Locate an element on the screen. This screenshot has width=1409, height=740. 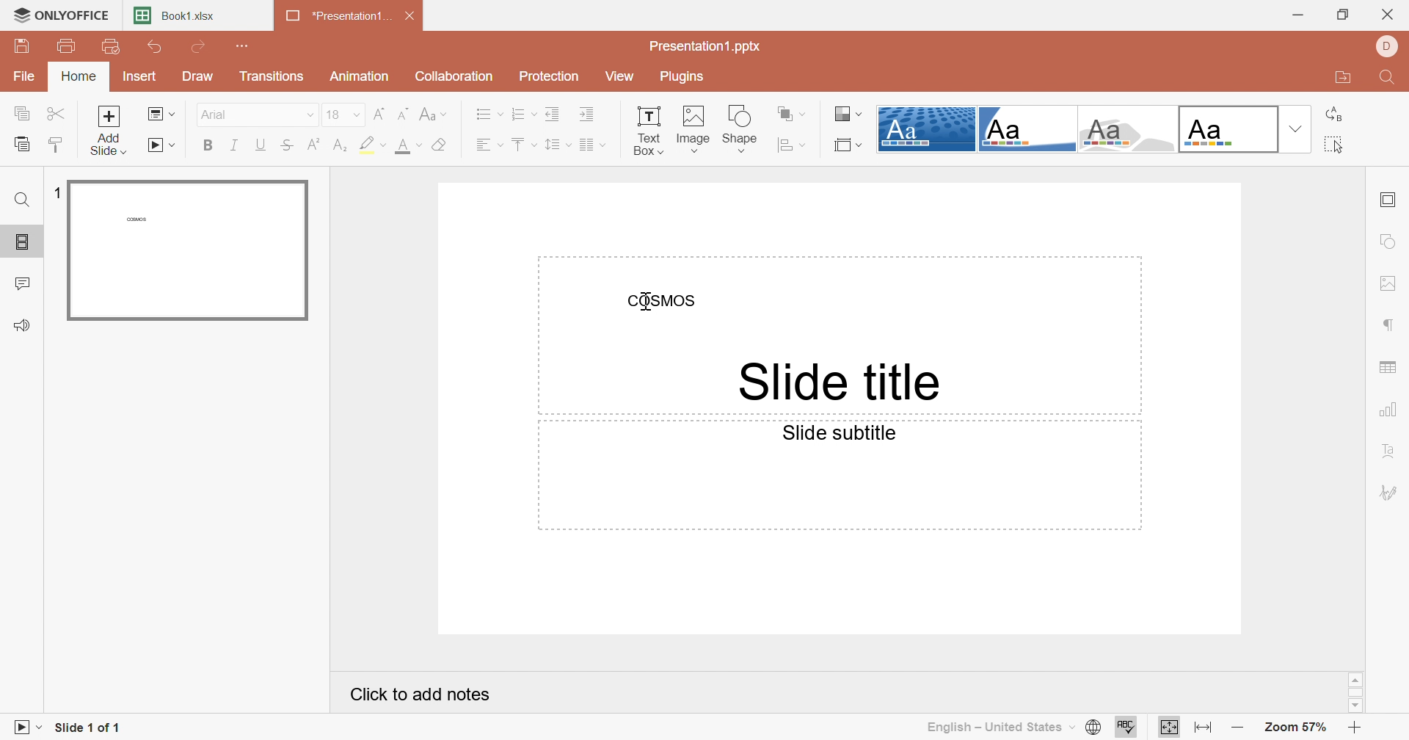
Shape is located at coordinates (740, 129).